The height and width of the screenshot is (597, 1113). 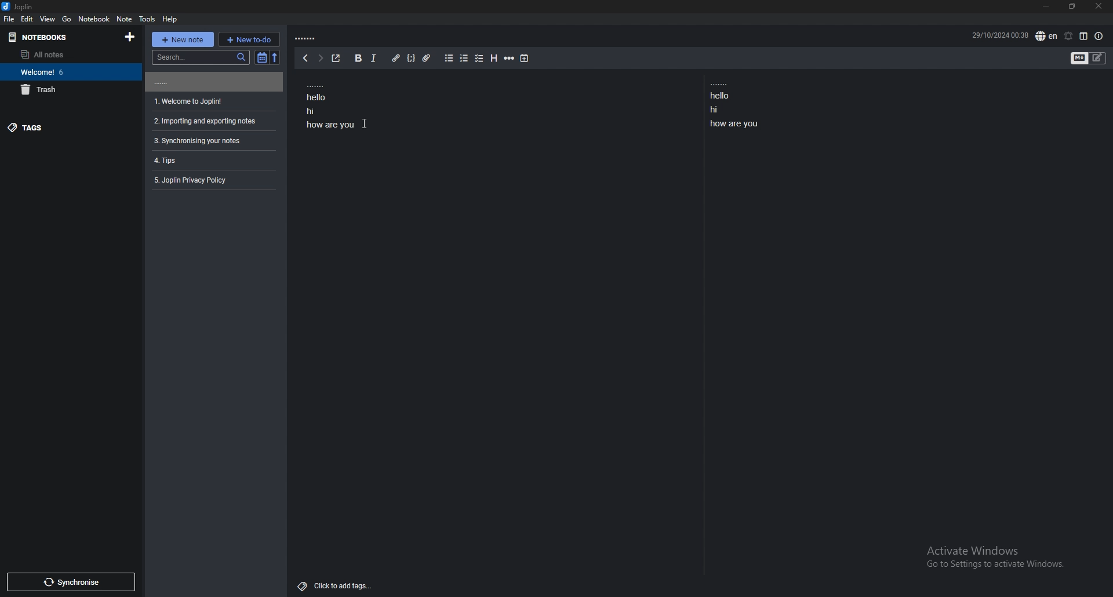 I want to click on toggle editor layout, so click(x=1084, y=36).